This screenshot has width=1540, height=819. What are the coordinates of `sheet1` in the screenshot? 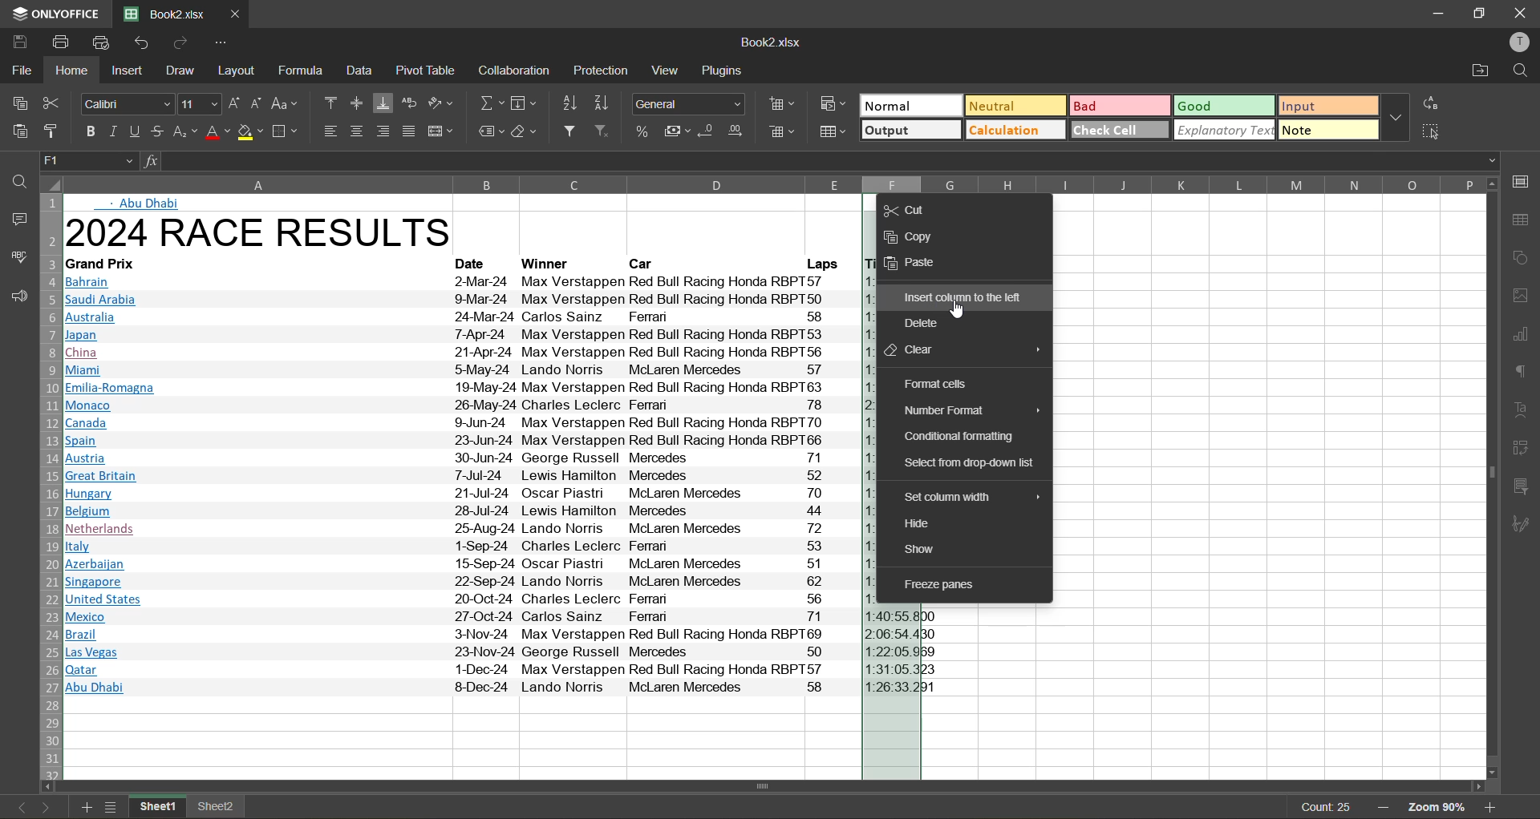 It's located at (159, 809).